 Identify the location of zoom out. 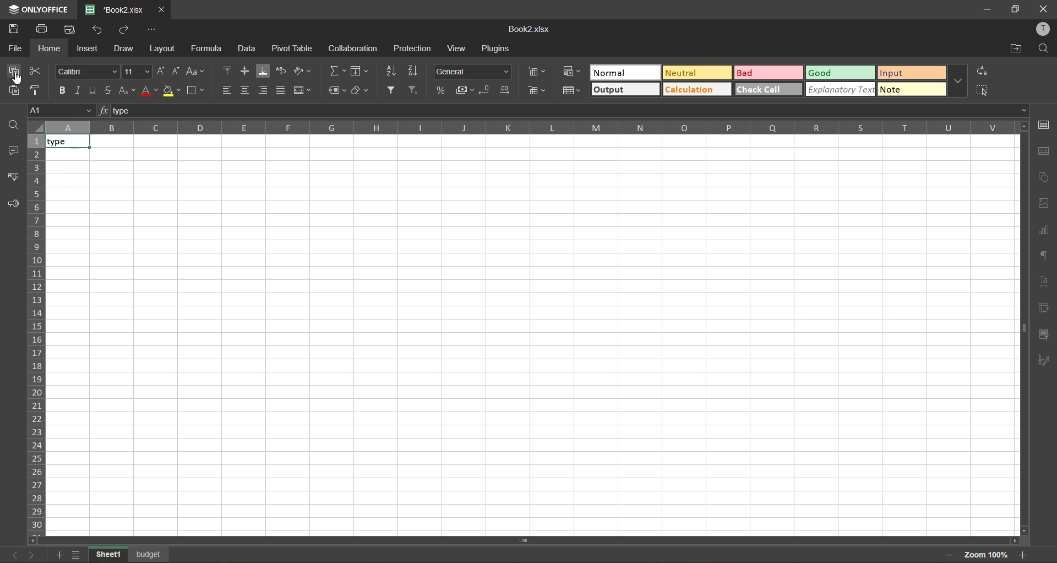
(949, 556).